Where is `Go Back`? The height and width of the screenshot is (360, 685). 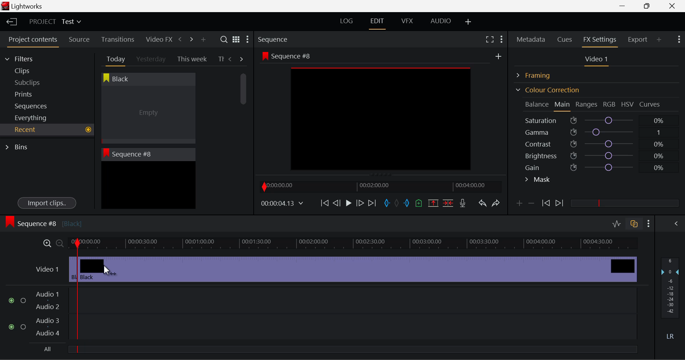
Go Back is located at coordinates (338, 202).